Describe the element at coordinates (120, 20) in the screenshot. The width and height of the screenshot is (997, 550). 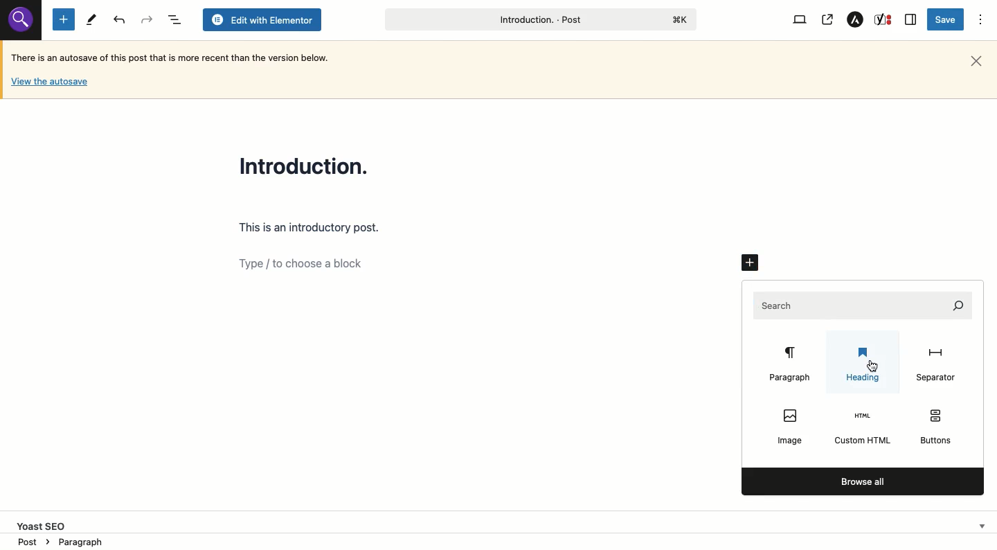
I see `Redo` at that location.